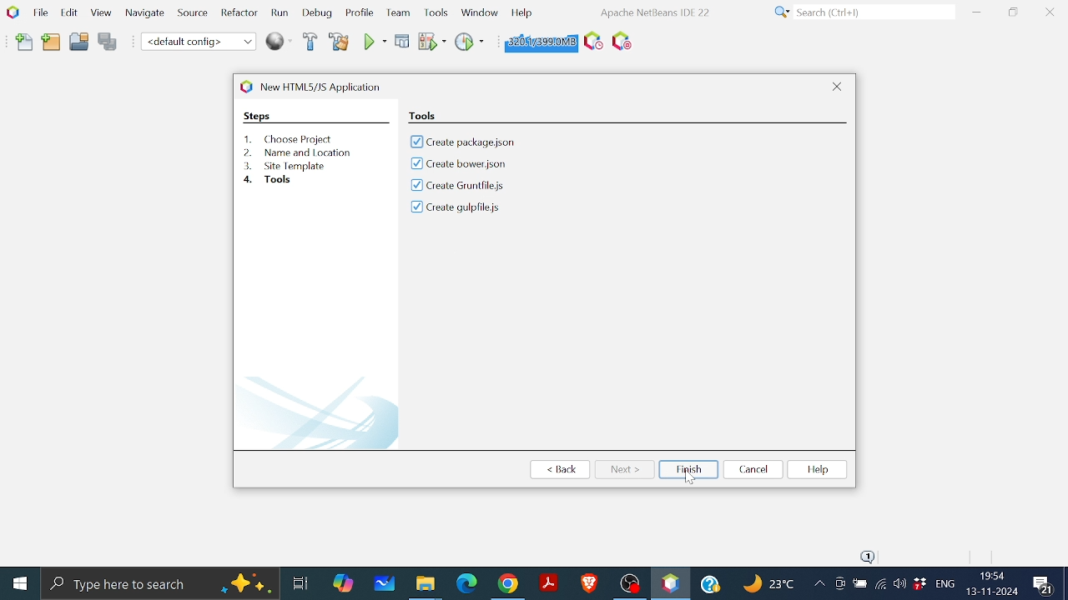  Describe the element at coordinates (510, 583) in the screenshot. I see `Google chrome` at that location.